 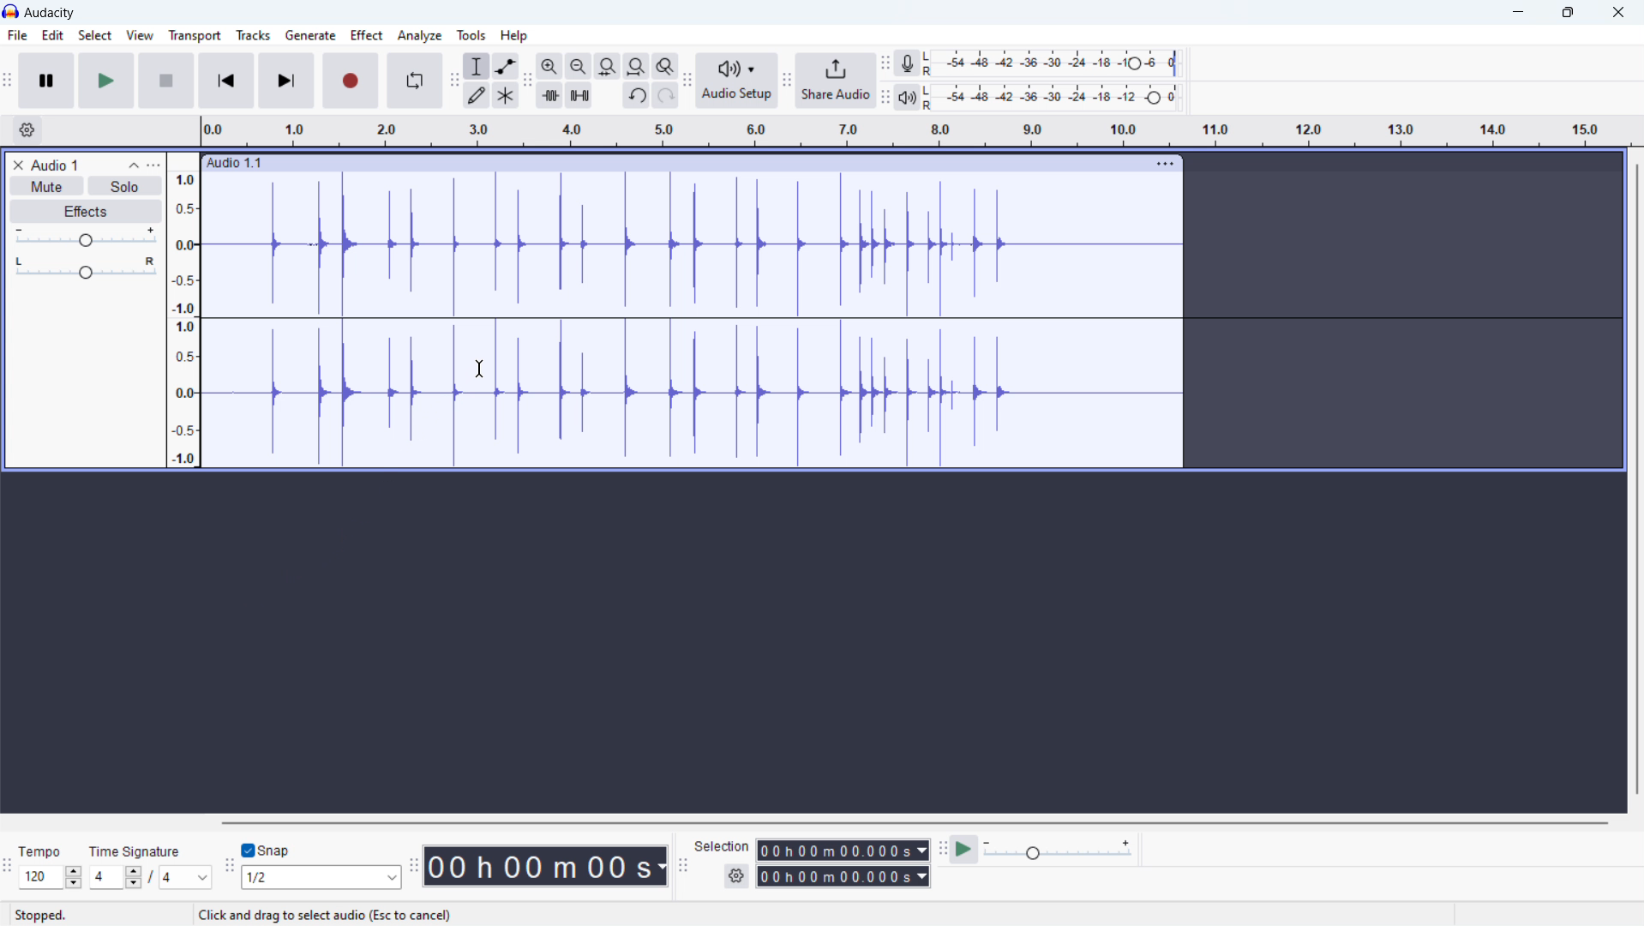 I want to click on play, so click(x=106, y=81).